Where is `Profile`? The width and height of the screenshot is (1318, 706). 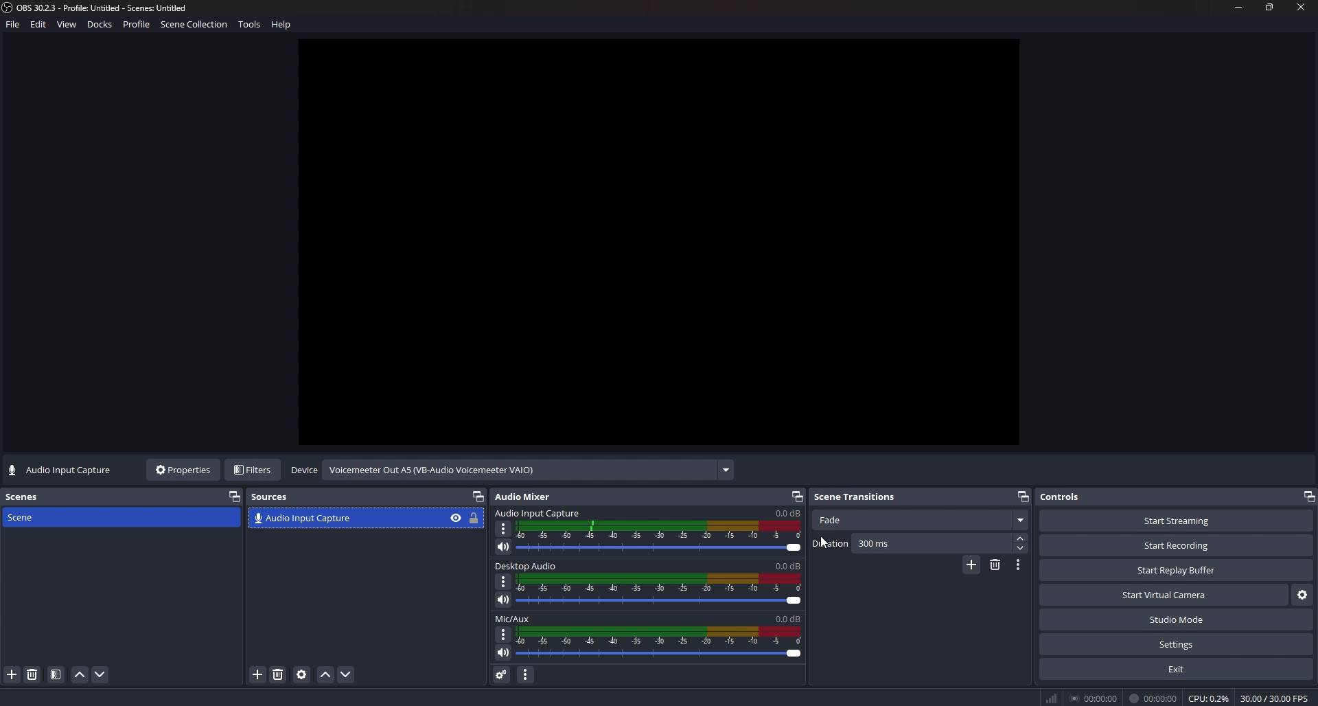
Profile is located at coordinates (137, 25).